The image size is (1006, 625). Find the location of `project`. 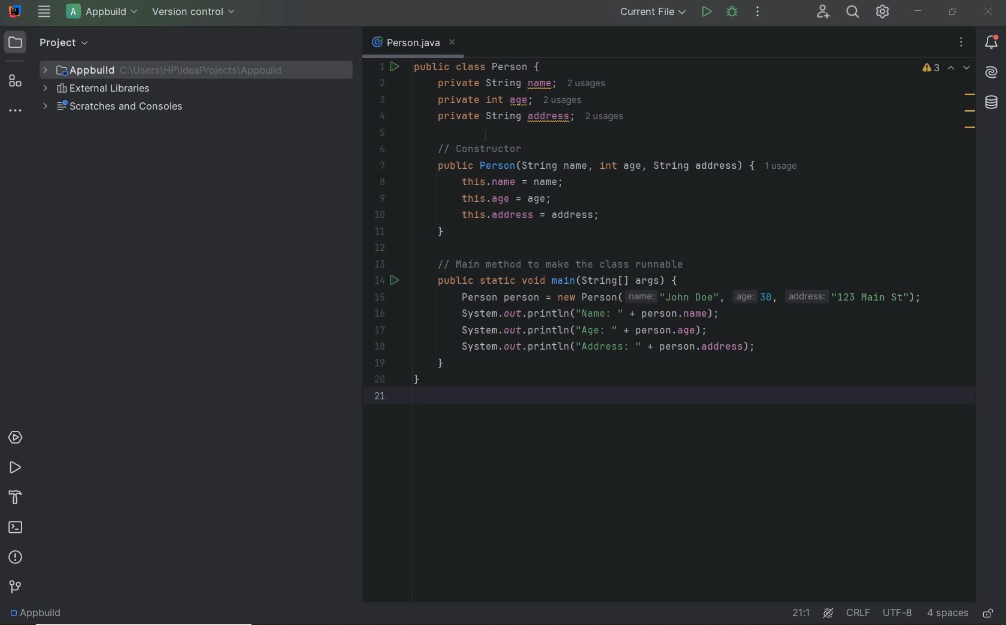

project is located at coordinates (50, 43).